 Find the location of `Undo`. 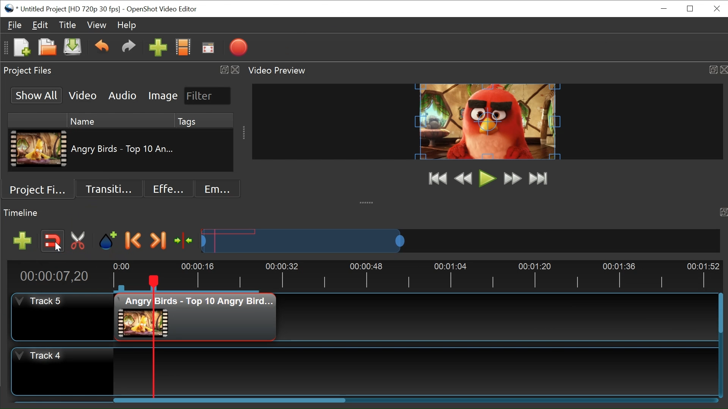

Undo is located at coordinates (101, 48).